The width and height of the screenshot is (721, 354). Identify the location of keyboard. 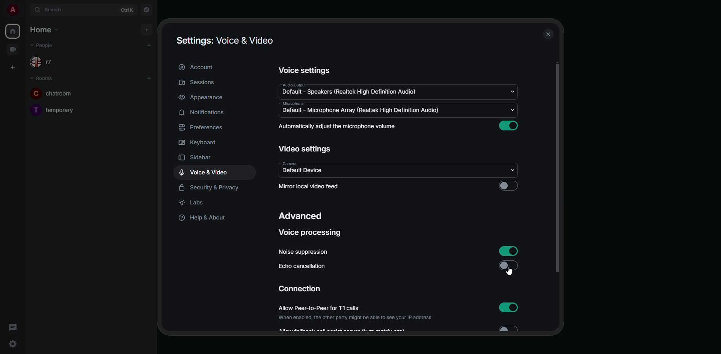
(200, 142).